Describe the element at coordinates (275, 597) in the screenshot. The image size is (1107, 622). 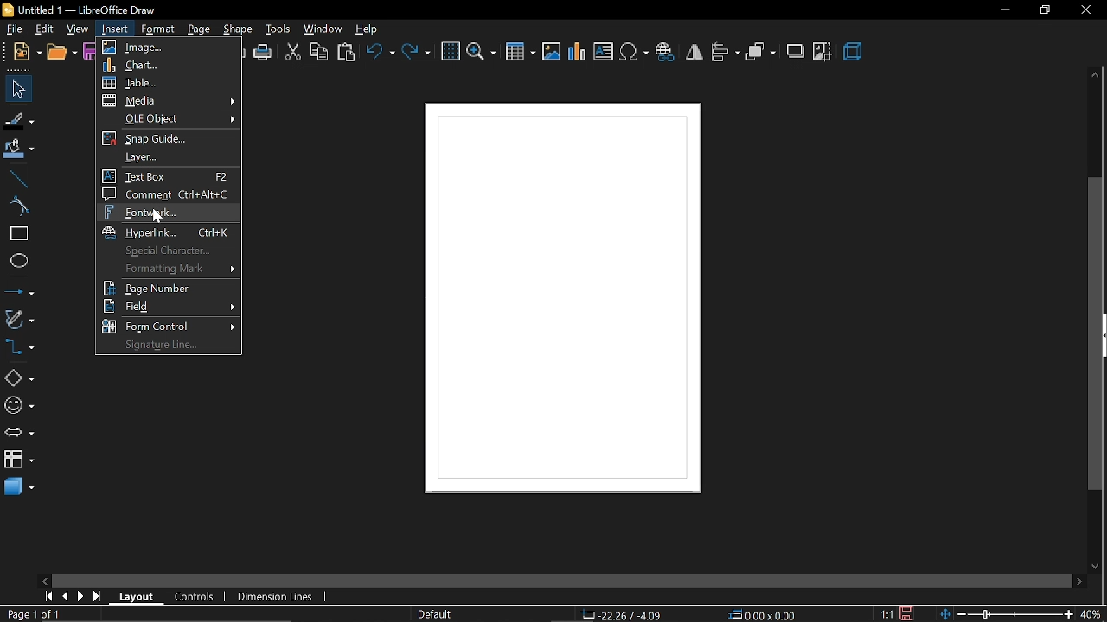
I see `dimension lines` at that location.